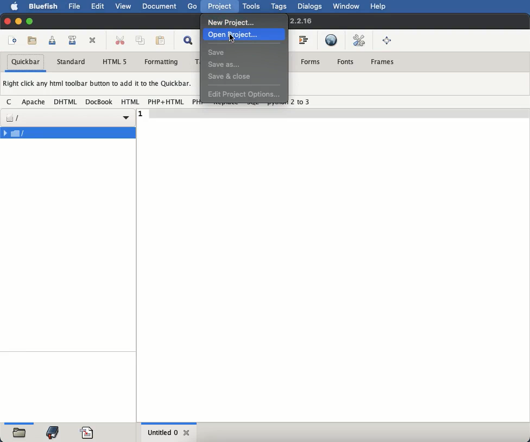  Describe the element at coordinates (11, 102) in the screenshot. I see `c` at that location.